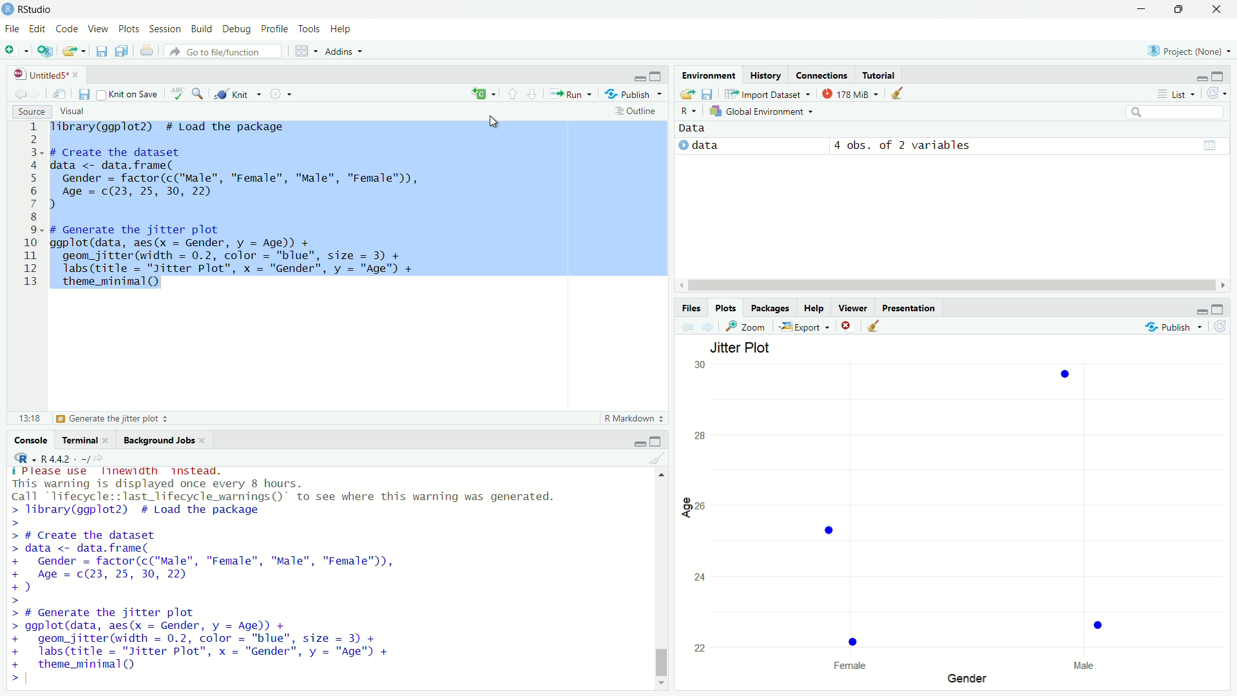 Image resolution: width=1237 pixels, height=696 pixels. Describe the element at coordinates (223, 641) in the screenshot. I see `code to generate the jitter plot` at that location.